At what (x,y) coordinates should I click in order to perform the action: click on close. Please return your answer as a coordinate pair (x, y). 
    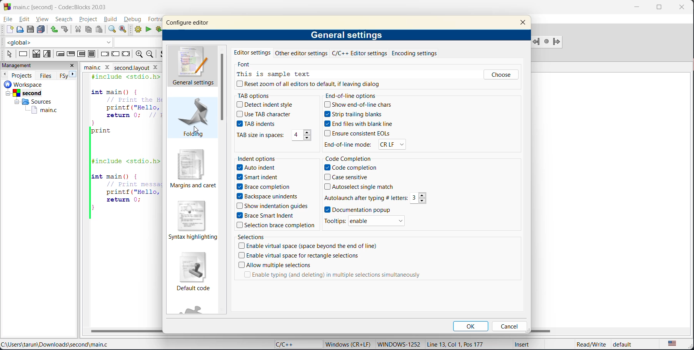
    Looking at the image, I should click on (679, 8).